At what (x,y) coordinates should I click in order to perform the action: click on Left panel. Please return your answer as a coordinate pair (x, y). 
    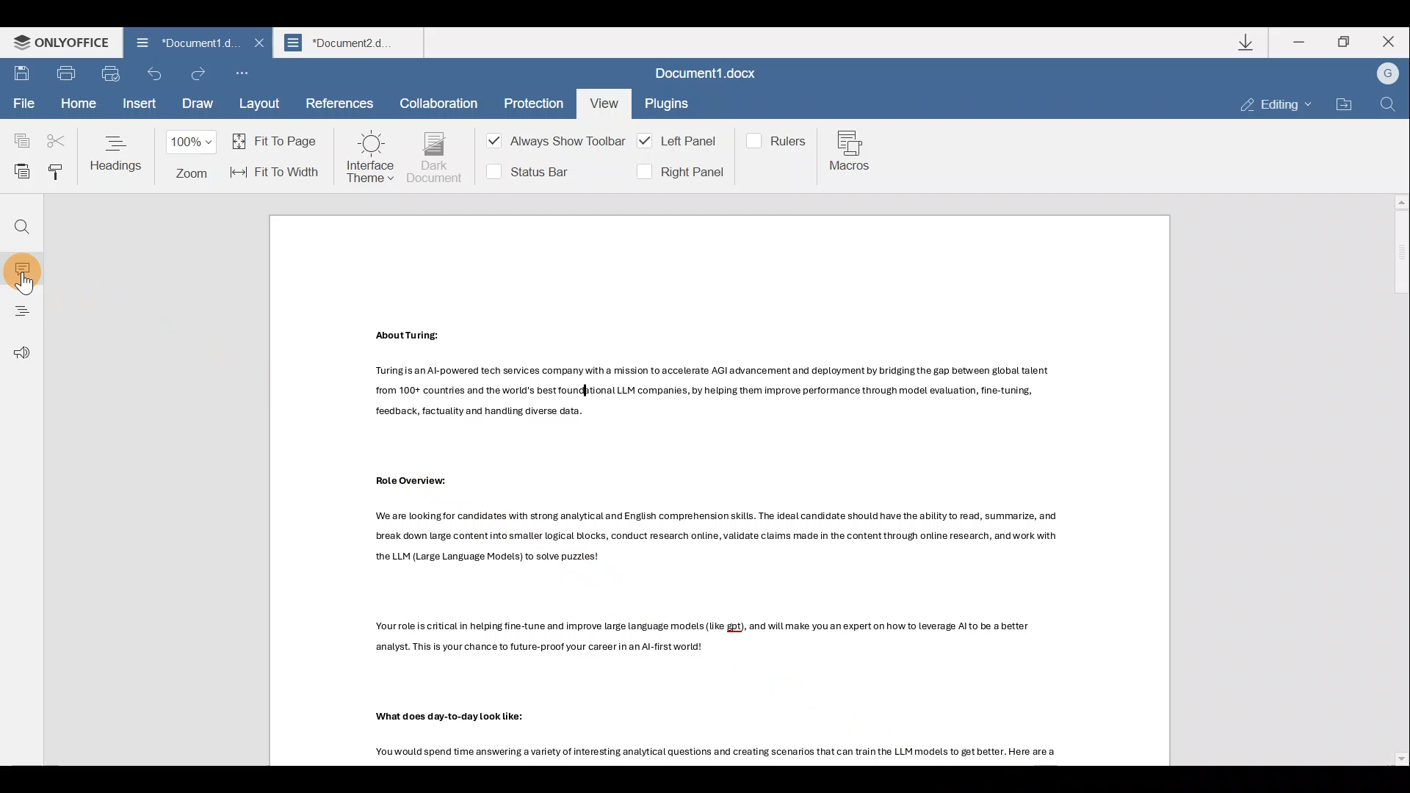
    Looking at the image, I should click on (680, 141).